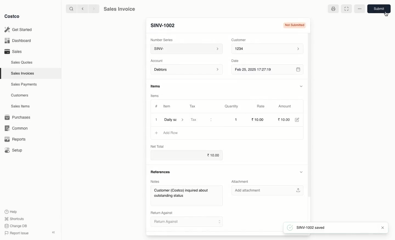 This screenshot has height=240, width=395. Describe the element at coordinates (301, 172) in the screenshot. I see `Hide` at that location.